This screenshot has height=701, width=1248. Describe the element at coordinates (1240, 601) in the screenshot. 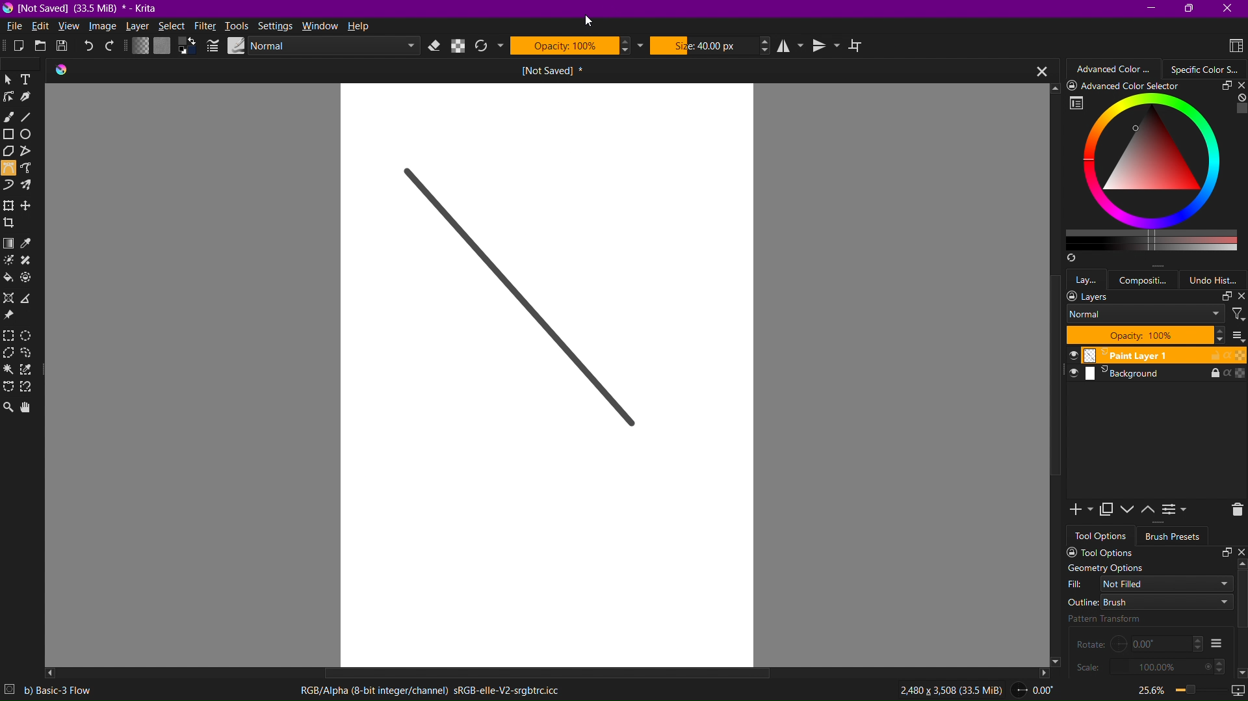

I see `Scrollbar` at that location.